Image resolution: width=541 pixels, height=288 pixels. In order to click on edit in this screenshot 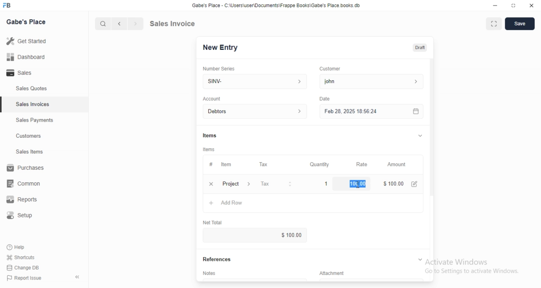, I will do `click(415, 184)`.